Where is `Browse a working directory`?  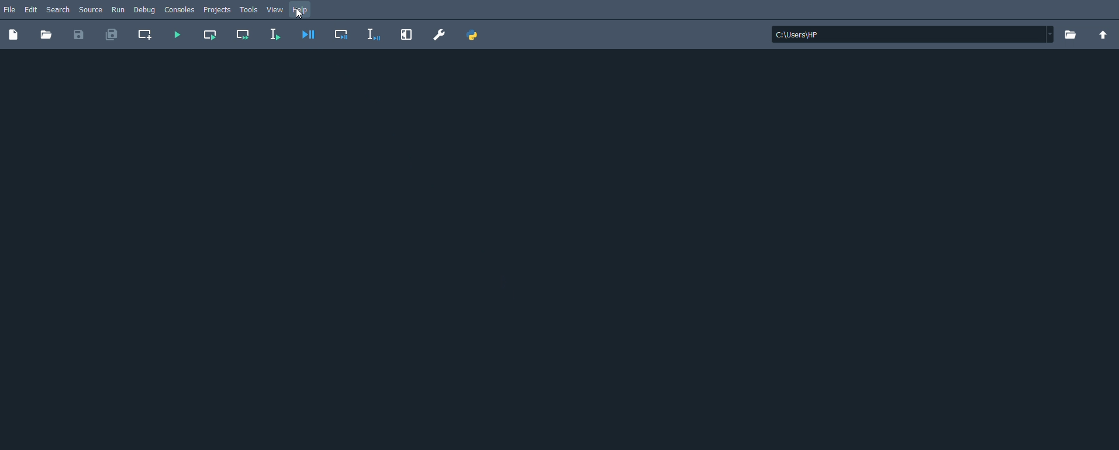
Browse a working directory is located at coordinates (1071, 34).